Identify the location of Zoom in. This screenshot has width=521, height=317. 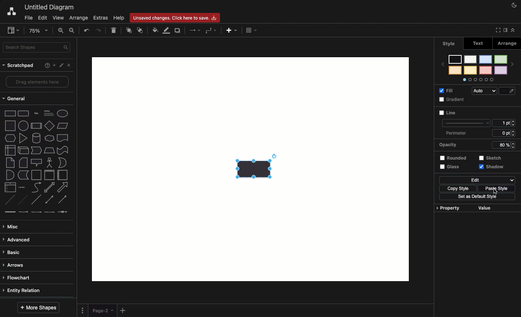
(61, 31).